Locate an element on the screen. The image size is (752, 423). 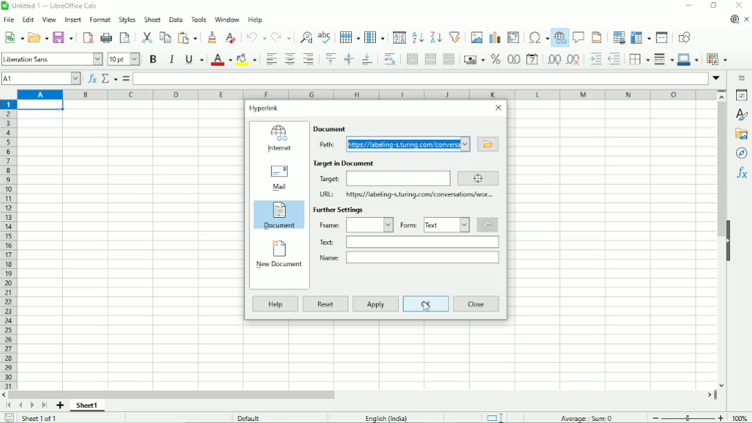
window is located at coordinates (227, 20).